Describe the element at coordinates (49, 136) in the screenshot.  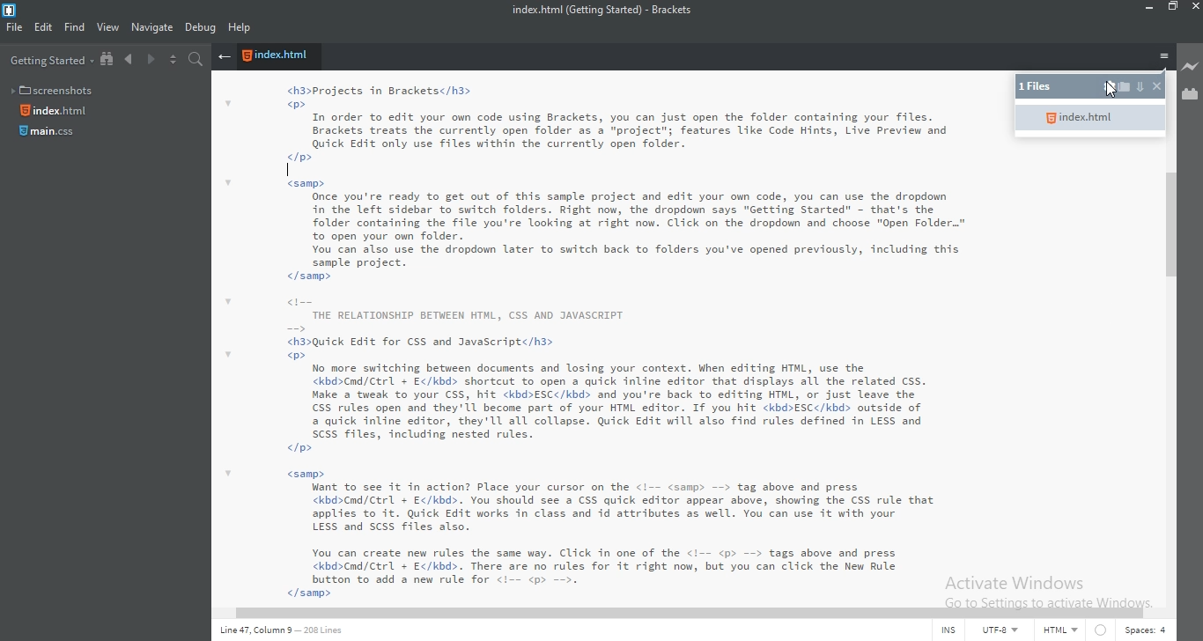
I see `main.css` at that location.